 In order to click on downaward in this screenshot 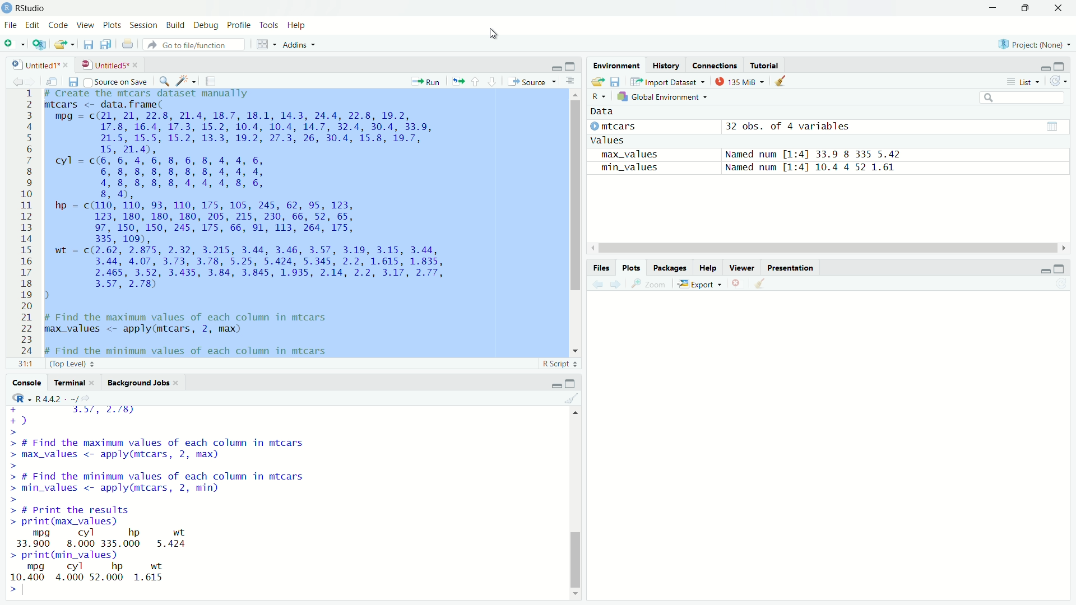, I will do `click(494, 81)`.